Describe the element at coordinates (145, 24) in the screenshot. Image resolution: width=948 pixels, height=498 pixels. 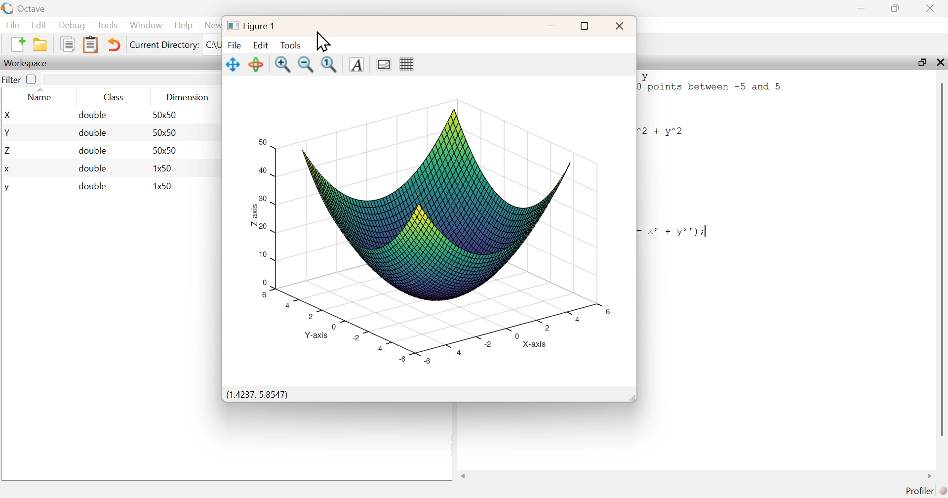
I see `Window` at that location.